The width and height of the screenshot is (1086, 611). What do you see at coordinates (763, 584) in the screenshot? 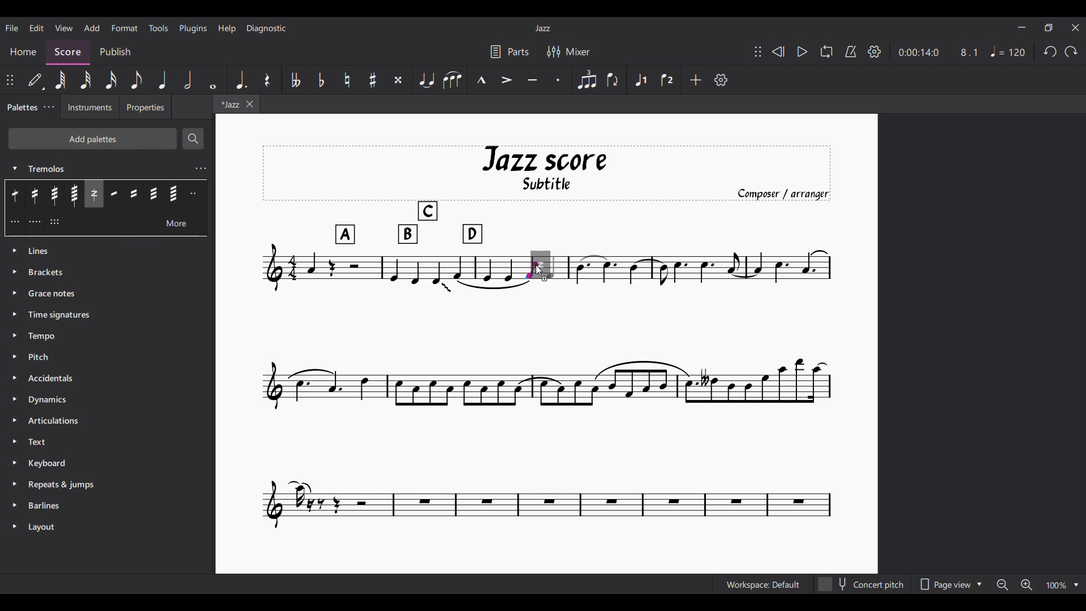
I see `Workspace: Default` at bounding box center [763, 584].